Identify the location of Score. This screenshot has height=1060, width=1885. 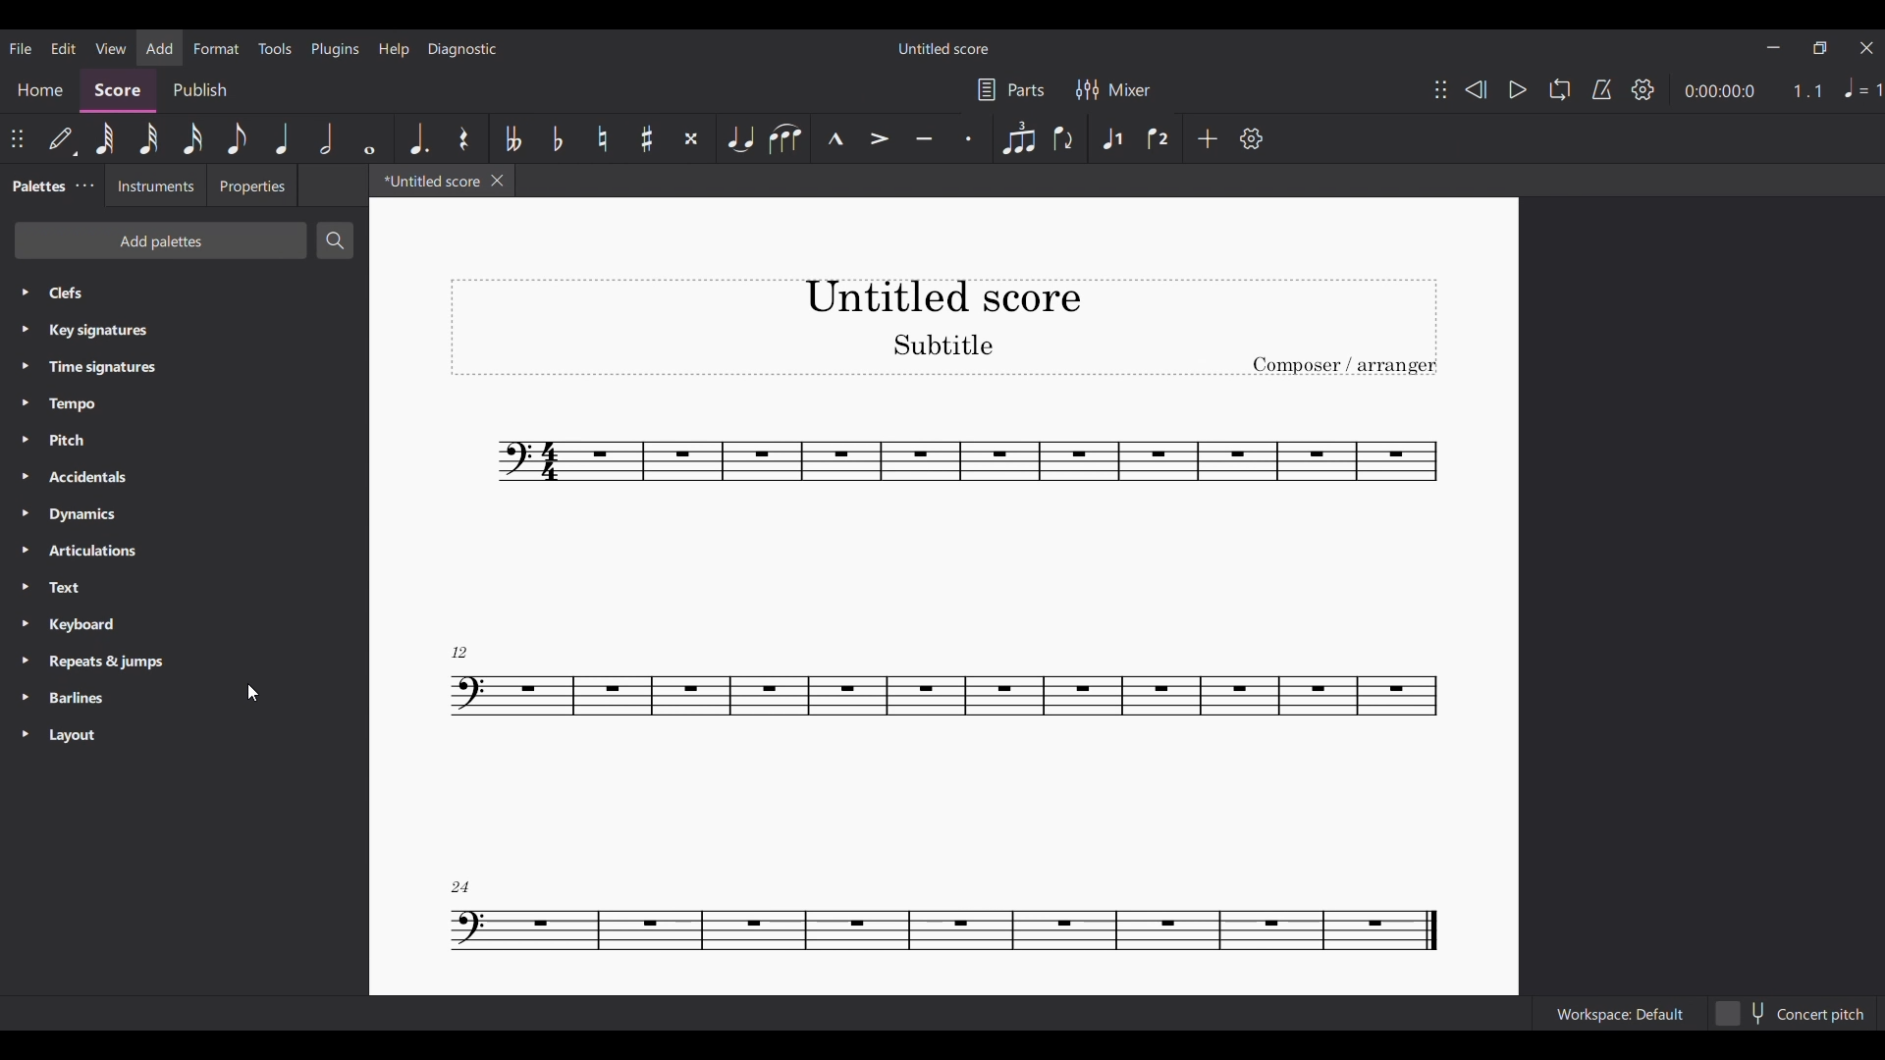
(114, 90).